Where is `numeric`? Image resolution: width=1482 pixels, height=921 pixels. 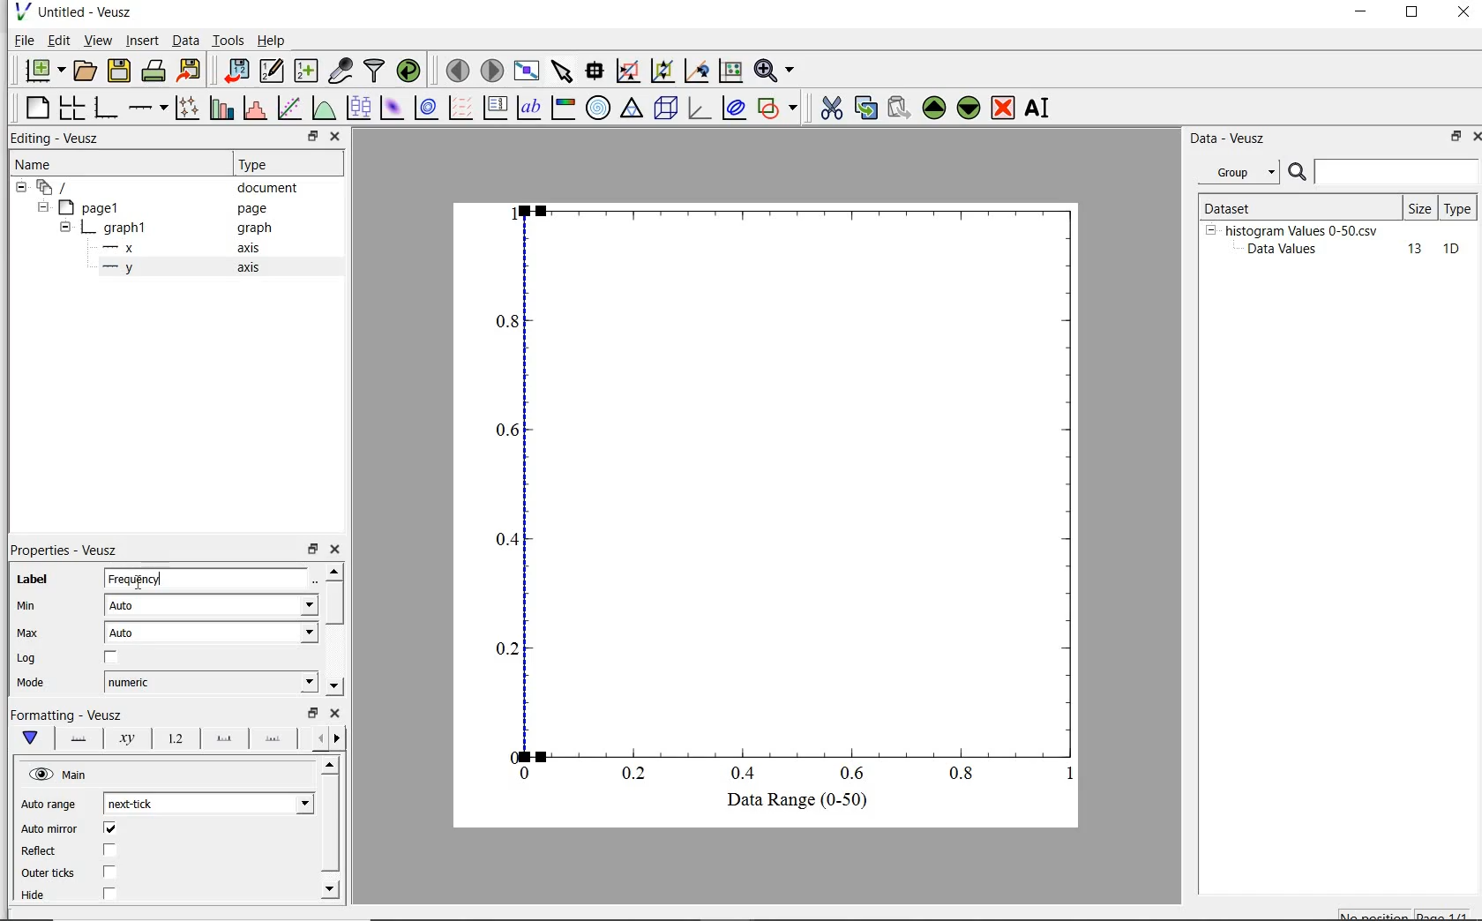
numeric is located at coordinates (209, 682).